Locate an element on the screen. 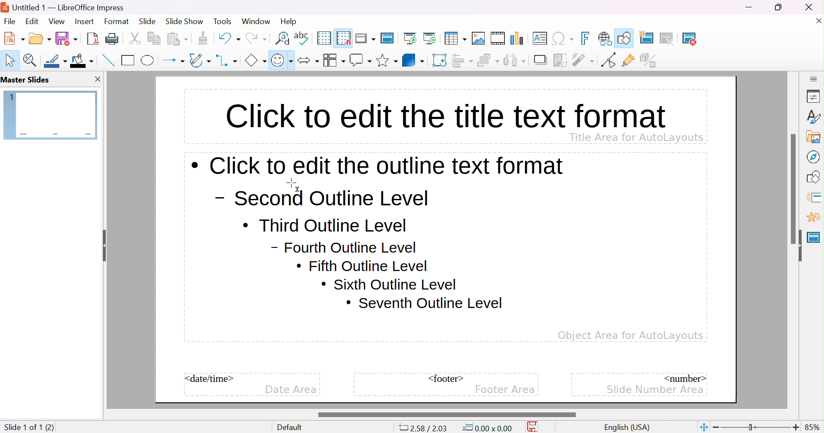  -0.96/0.09 is located at coordinates (427, 428).